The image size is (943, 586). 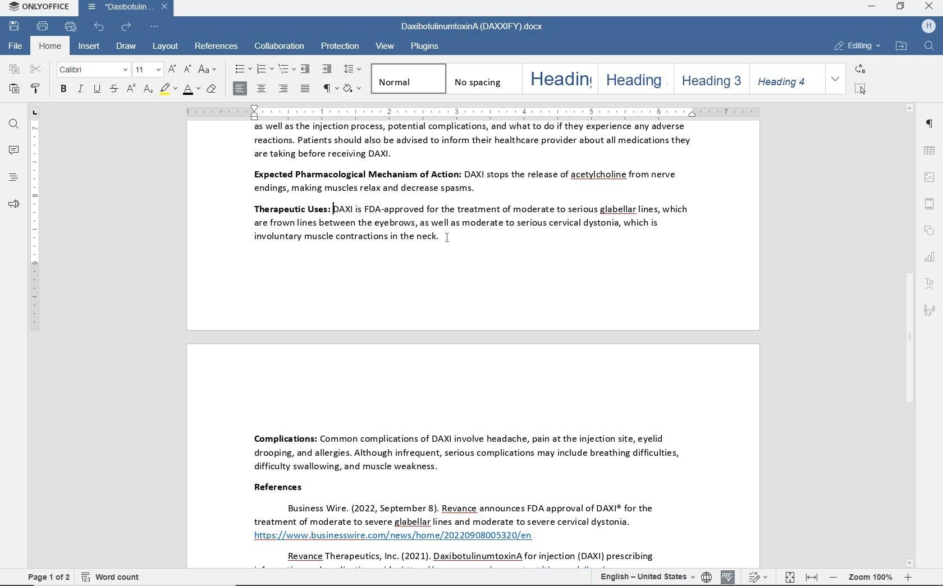 What do you see at coordinates (931, 285) in the screenshot?
I see `text art` at bounding box center [931, 285].